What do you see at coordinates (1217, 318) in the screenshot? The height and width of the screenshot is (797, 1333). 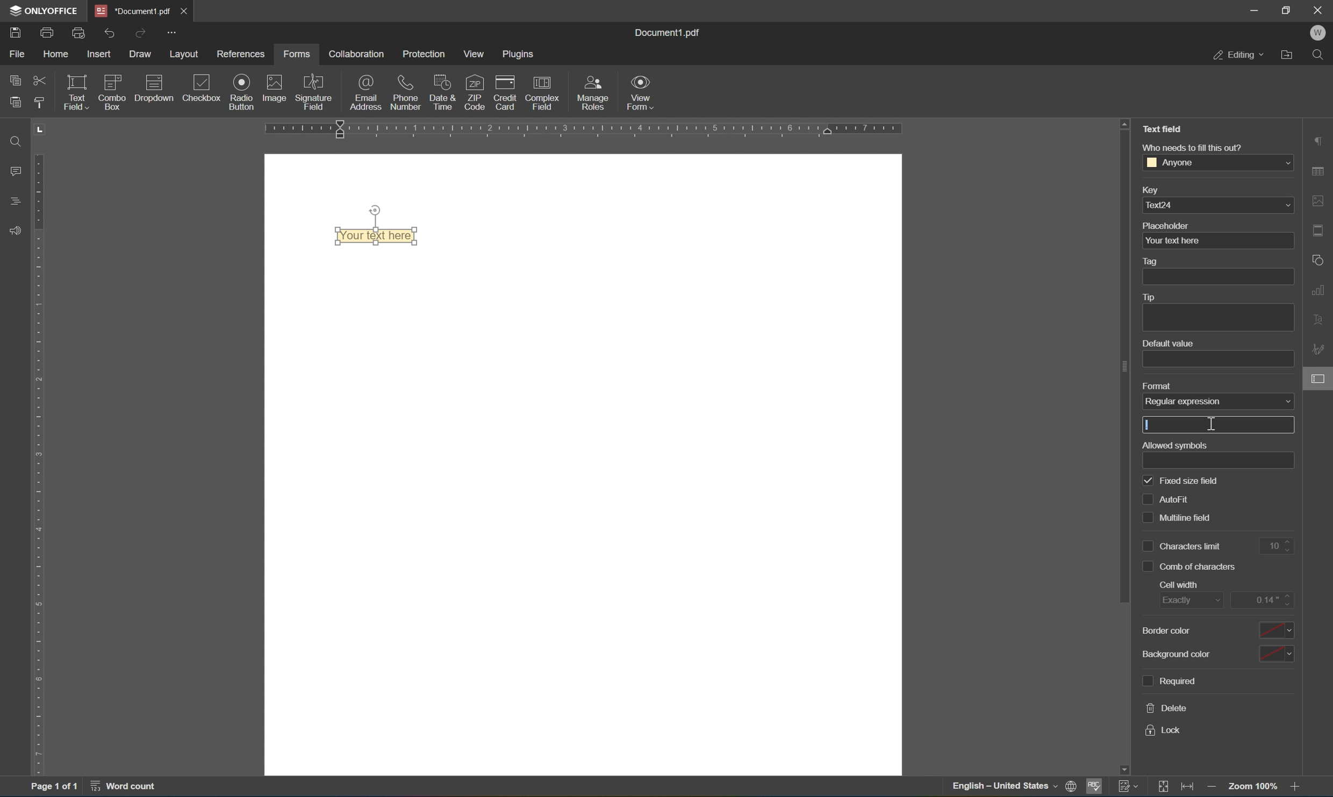 I see `add tip` at bounding box center [1217, 318].